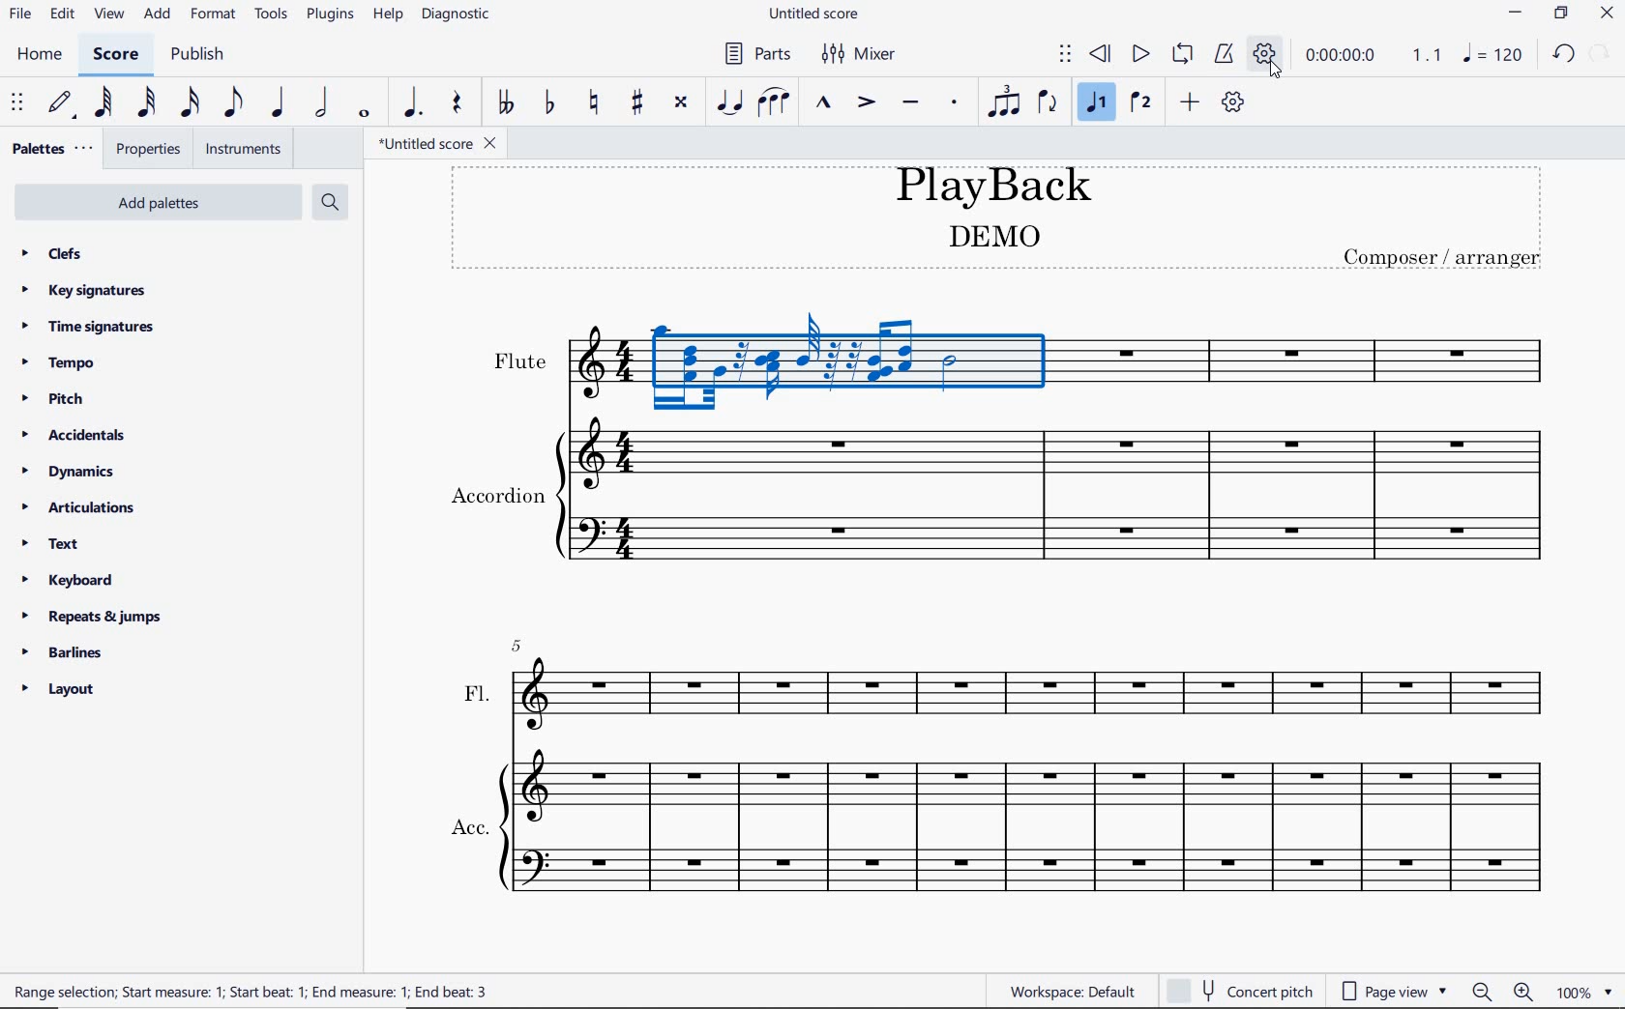 The width and height of the screenshot is (1625, 1009). I want to click on toggle double-sharp, so click(681, 102).